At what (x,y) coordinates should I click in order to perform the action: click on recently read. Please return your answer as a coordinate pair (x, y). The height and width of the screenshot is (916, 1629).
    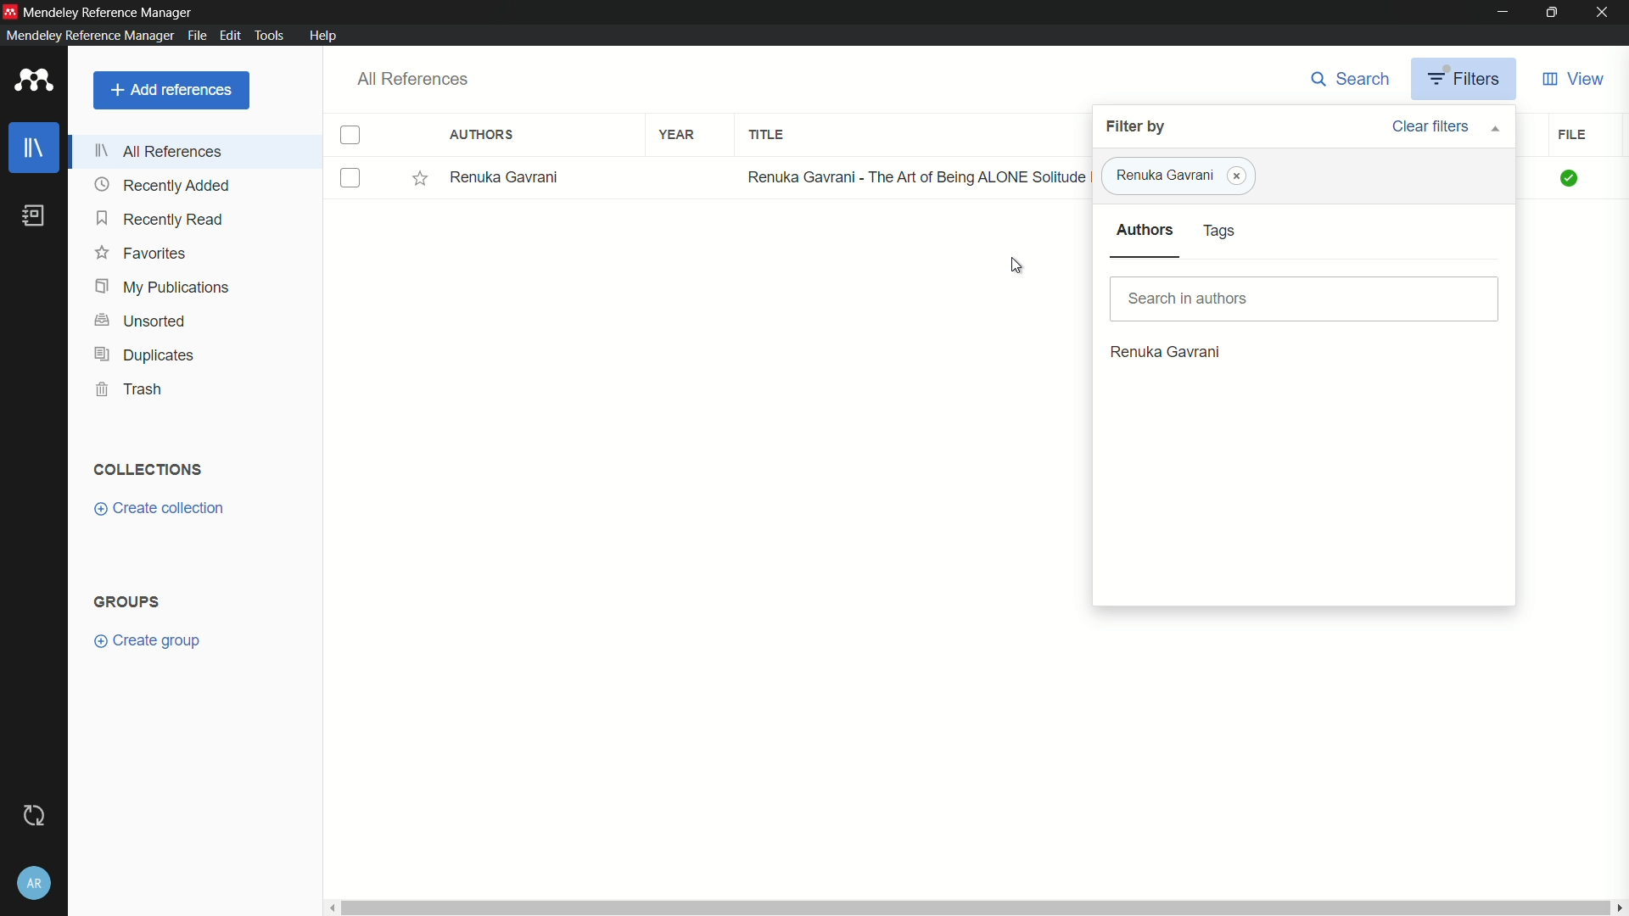
    Looking at the image, I should click on (160, 219).